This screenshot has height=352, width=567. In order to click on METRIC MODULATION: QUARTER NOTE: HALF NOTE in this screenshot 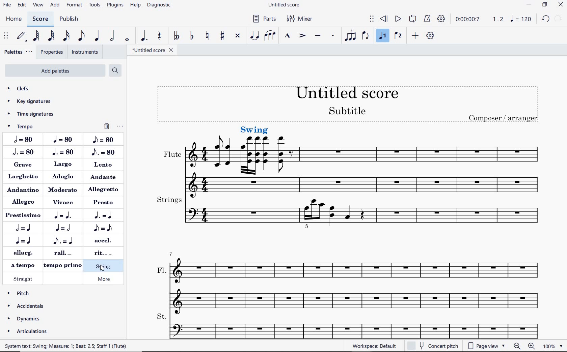, I will do `click(64, 228)`.